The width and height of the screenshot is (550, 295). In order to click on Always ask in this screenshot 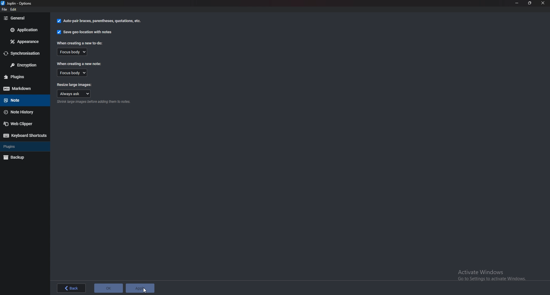, I will do `click(74, 94)`.